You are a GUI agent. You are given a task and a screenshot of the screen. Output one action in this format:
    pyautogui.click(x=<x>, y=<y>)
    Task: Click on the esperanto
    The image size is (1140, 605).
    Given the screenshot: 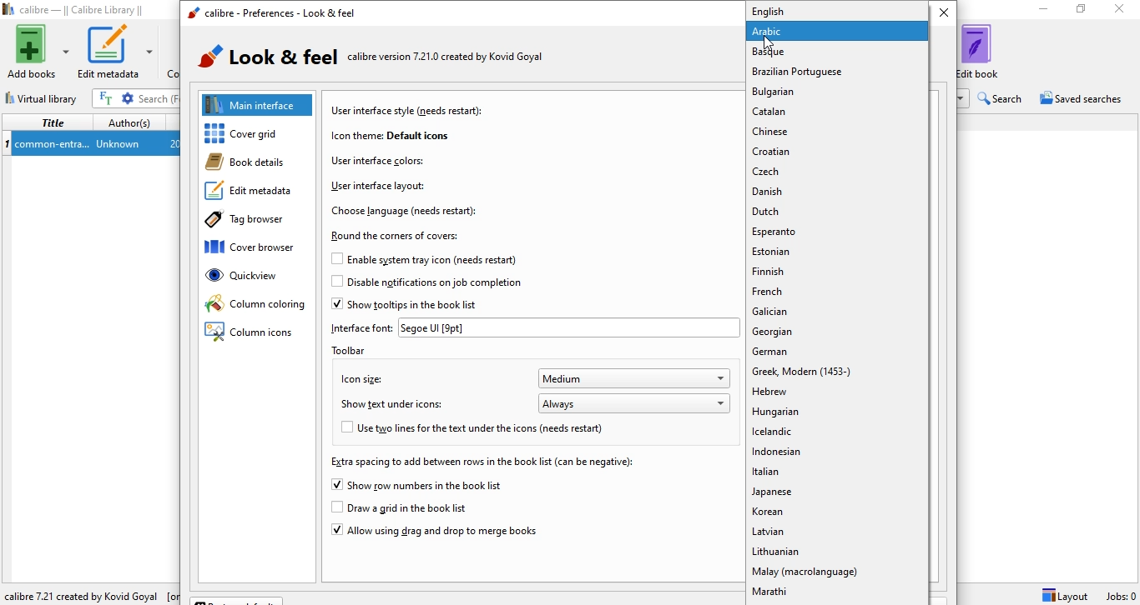 What is the action you would take?
    pyautogui.click(x=835, y=232)
    